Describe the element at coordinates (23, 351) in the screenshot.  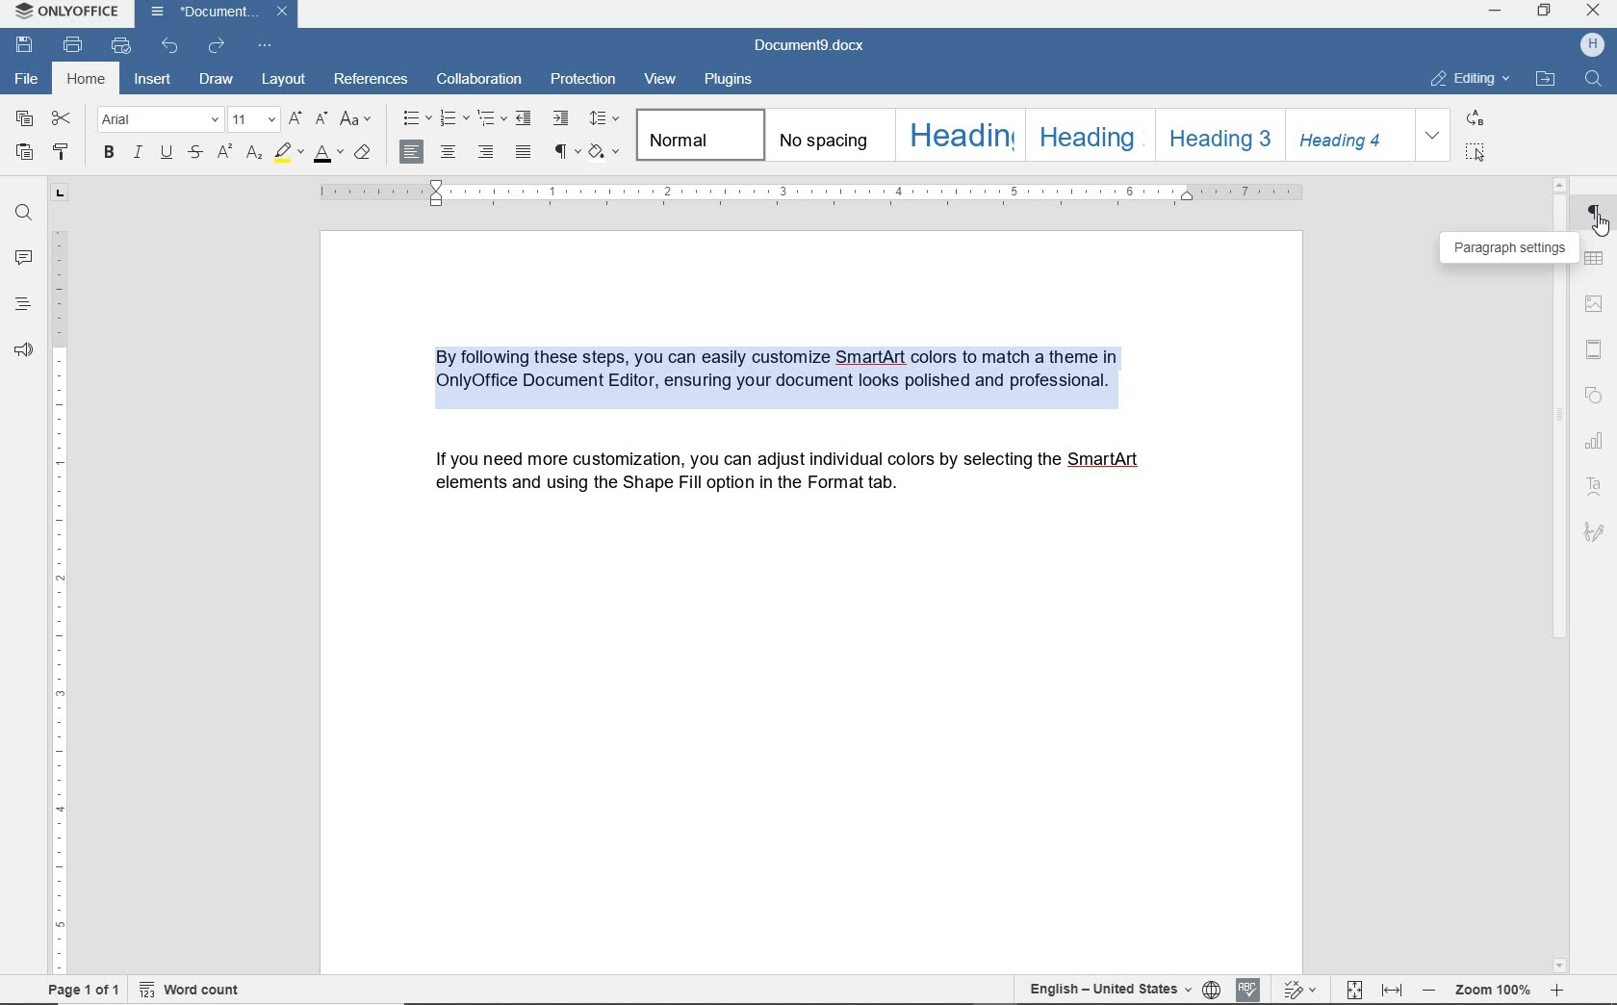
I see `feedback & support` at that location.